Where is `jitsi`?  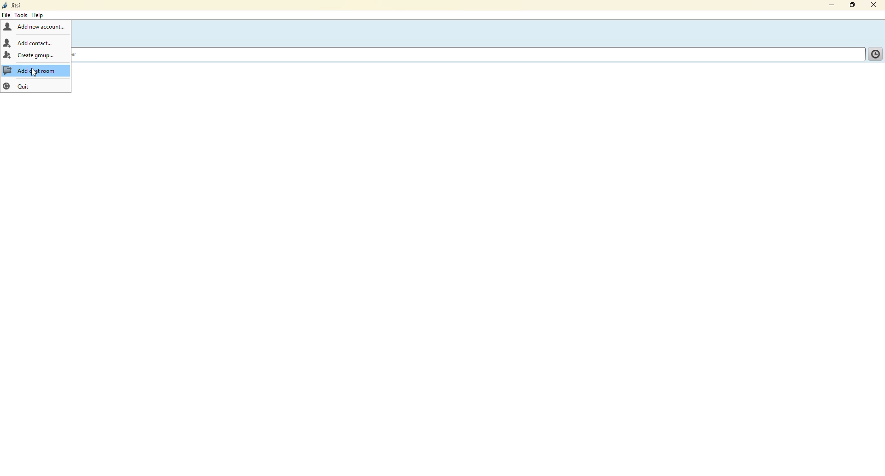
jitsi is located at coordinates (12, 5).